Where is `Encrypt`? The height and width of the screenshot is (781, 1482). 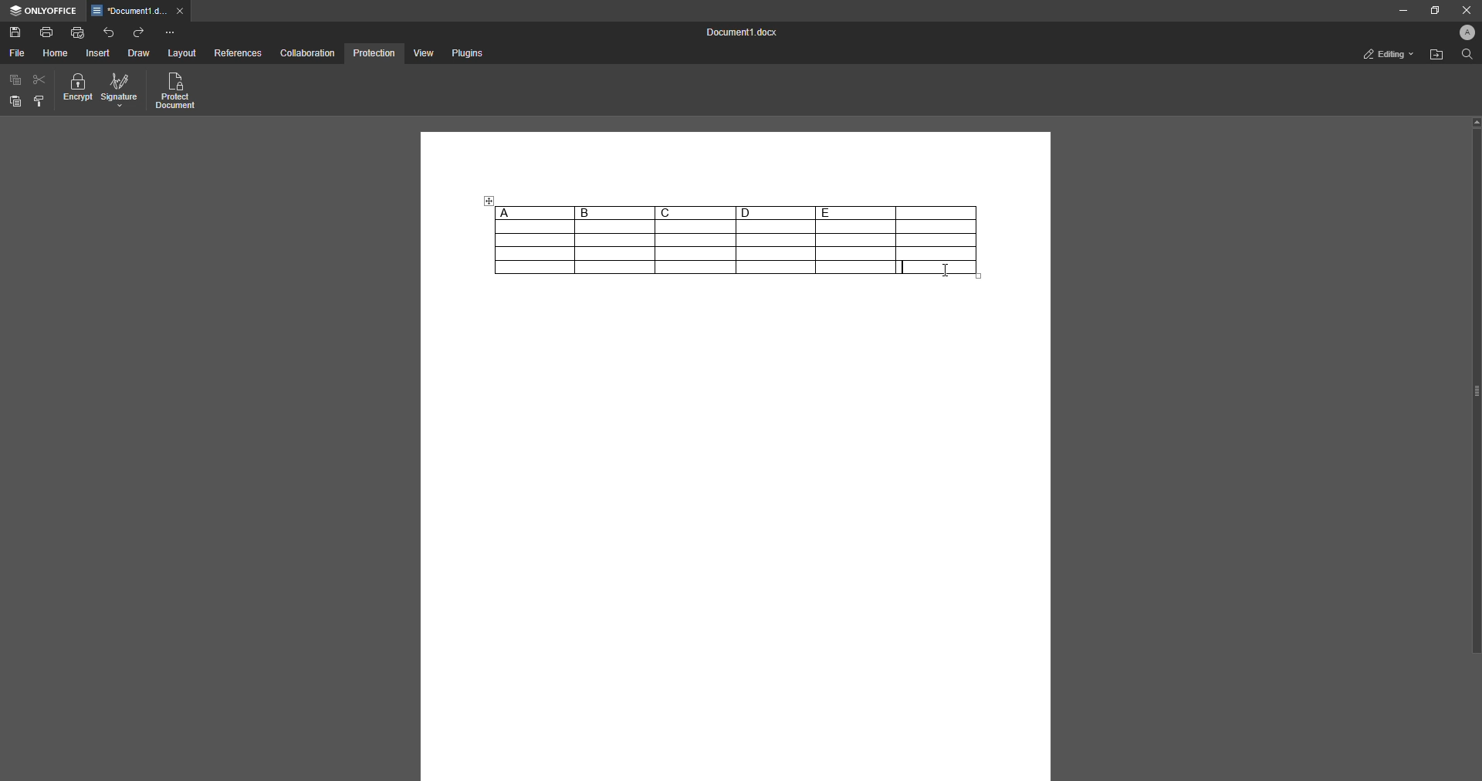 Encrypt is located at coordinates (78, 90).